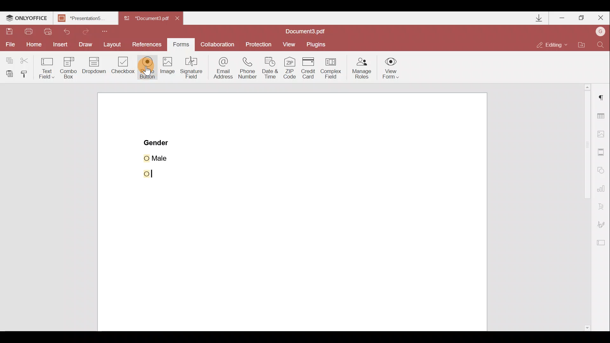 Image resolution: width=610 pixels, height=343 pixels. What do you see at coordinates (602, 191) in the screenshot?
I see `Chart settings` at bounding box center [602, 191].